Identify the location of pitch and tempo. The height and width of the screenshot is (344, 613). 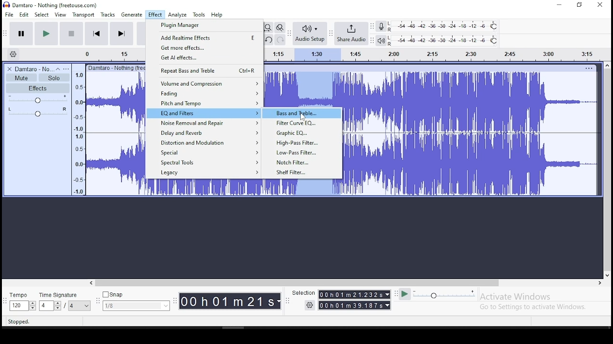
(204, 103).